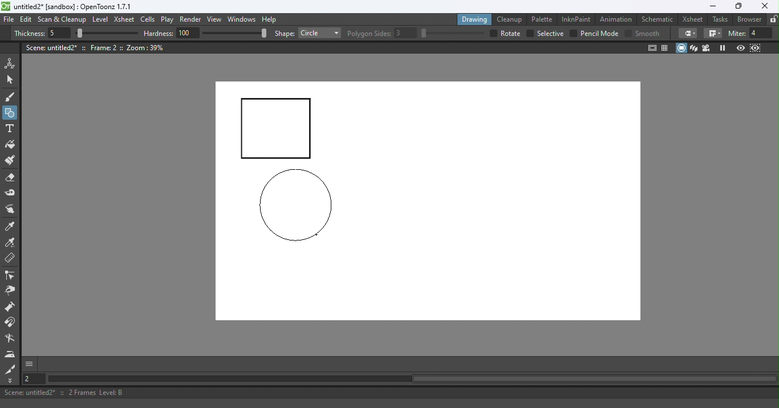  I want to click on Preview, so click(740, 48).